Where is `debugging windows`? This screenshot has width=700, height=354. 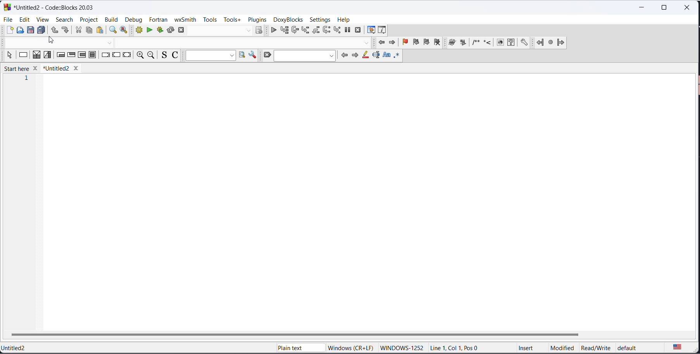
debugging windows is located at coordinates (371, 30).